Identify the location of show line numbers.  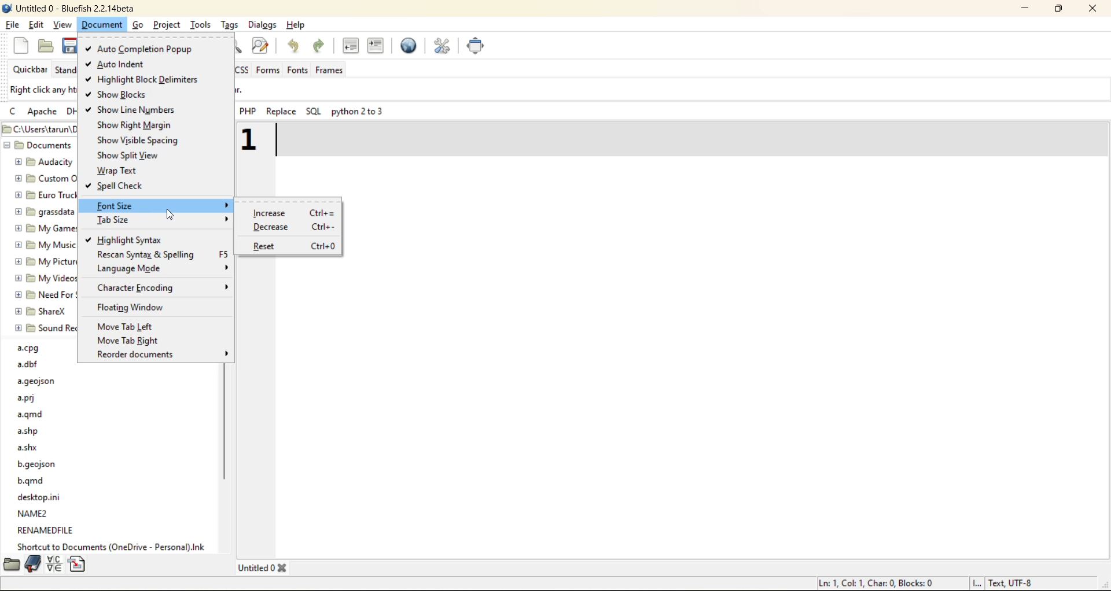
(139, 109).